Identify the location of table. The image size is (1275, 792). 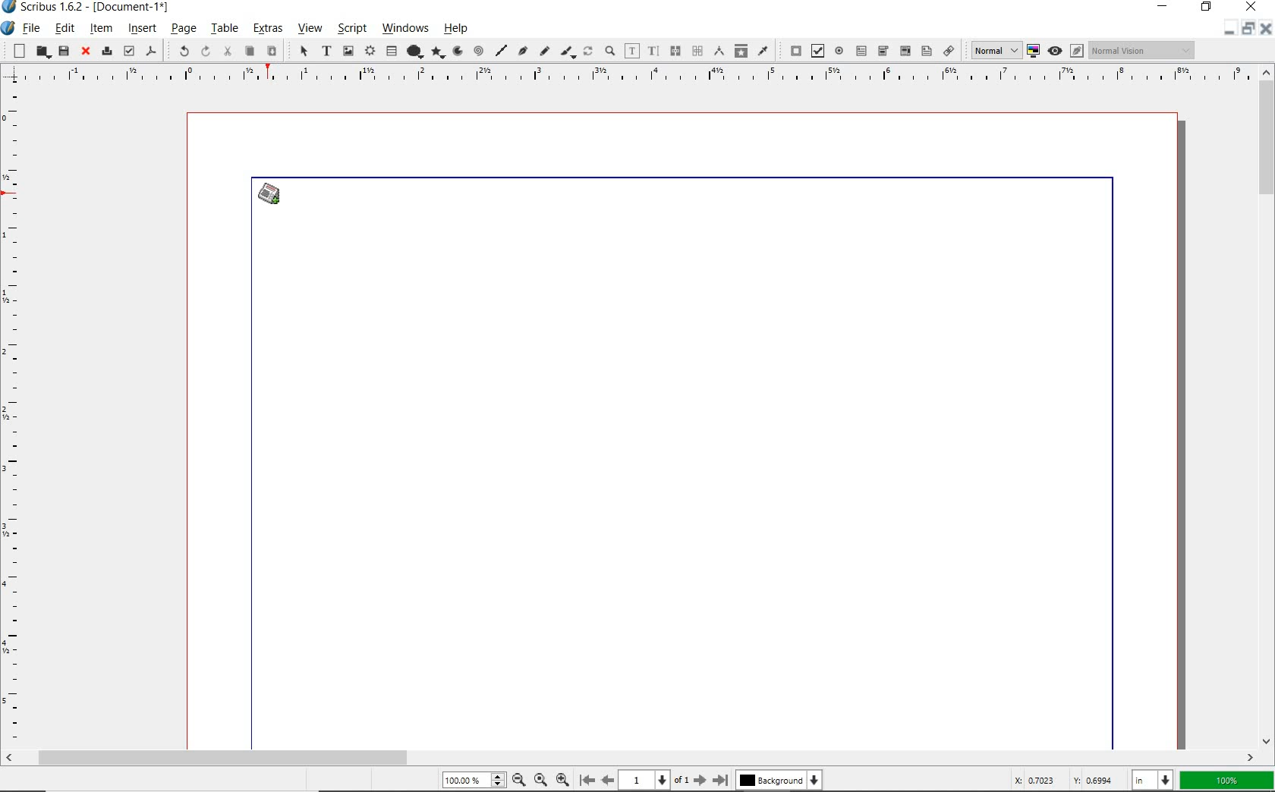
(224, 28).